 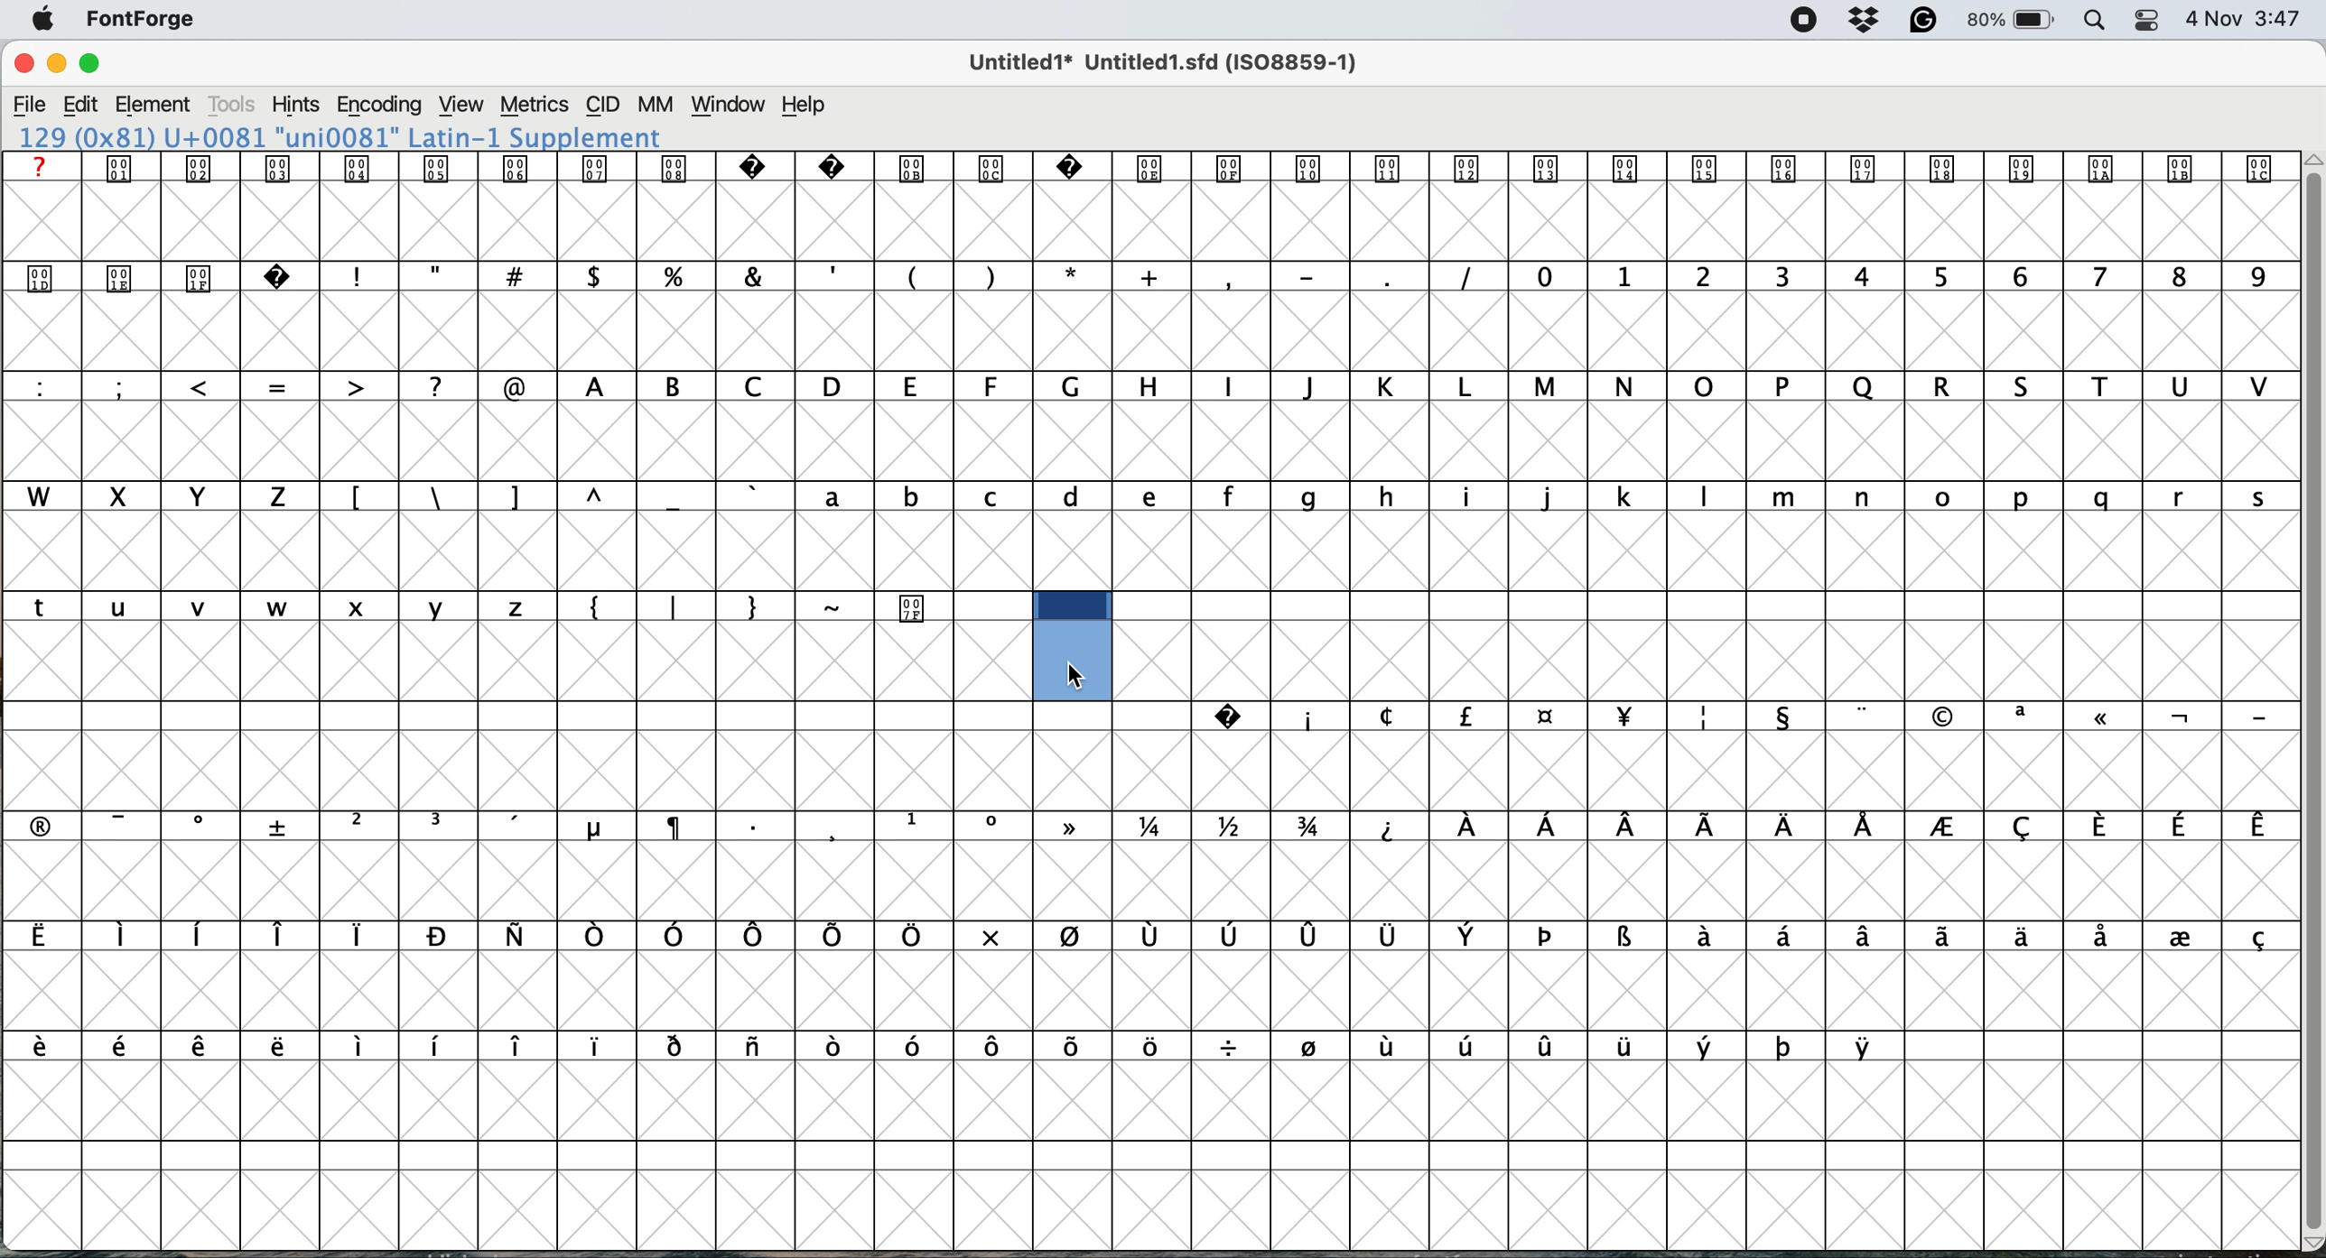 What do you see at coordinates (602, 106) in the screenshot?
I see `CID` at bounding box center [602, 106].